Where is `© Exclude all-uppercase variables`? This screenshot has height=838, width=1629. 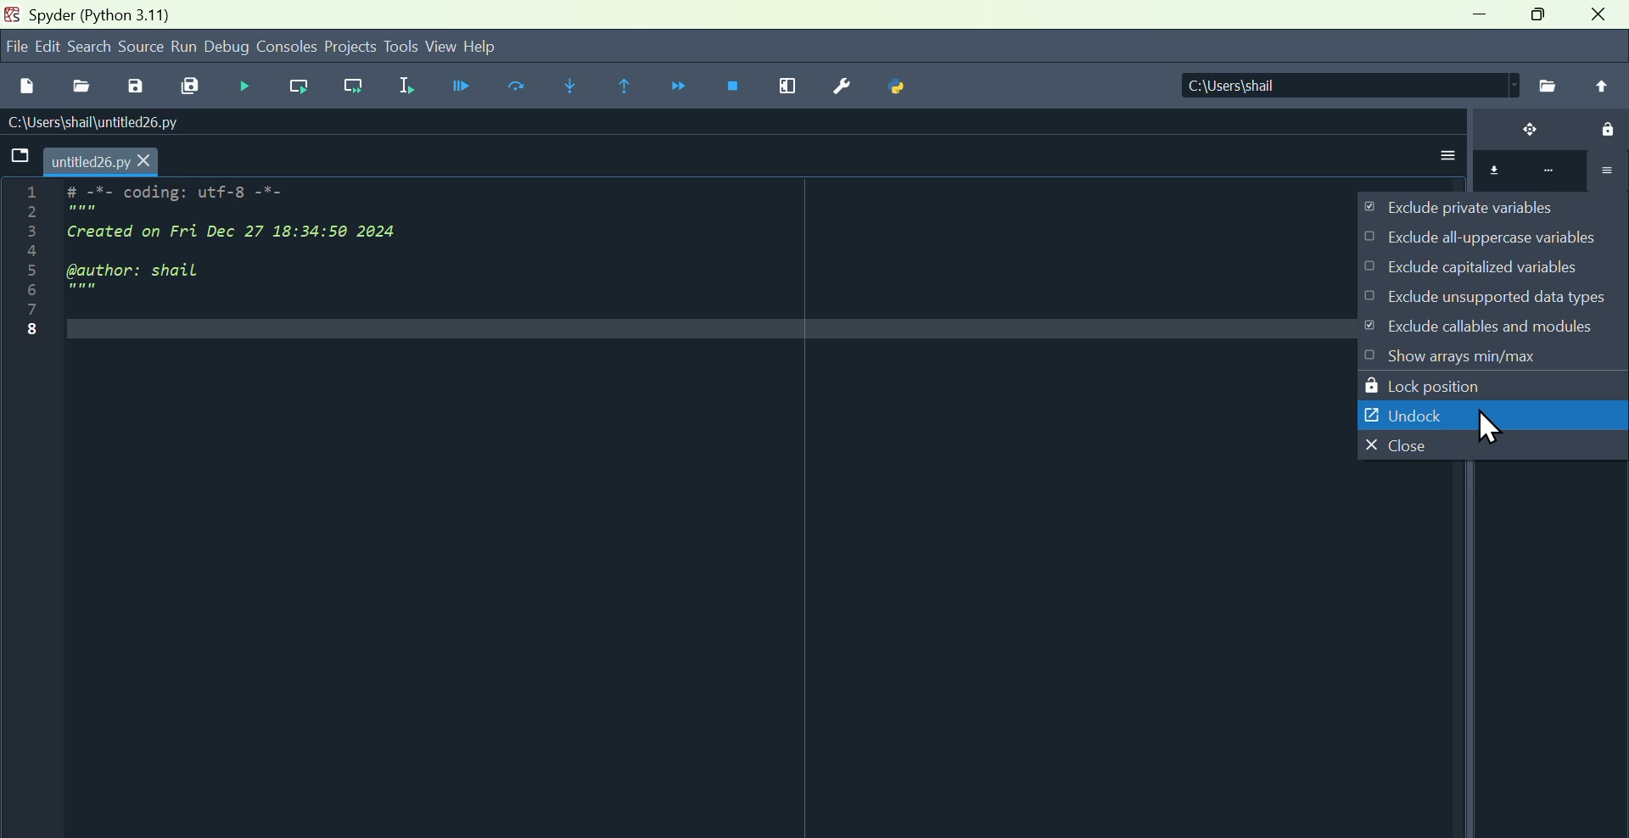
© Exclude all-uppercase variables is located at coordinates (1482, 239).